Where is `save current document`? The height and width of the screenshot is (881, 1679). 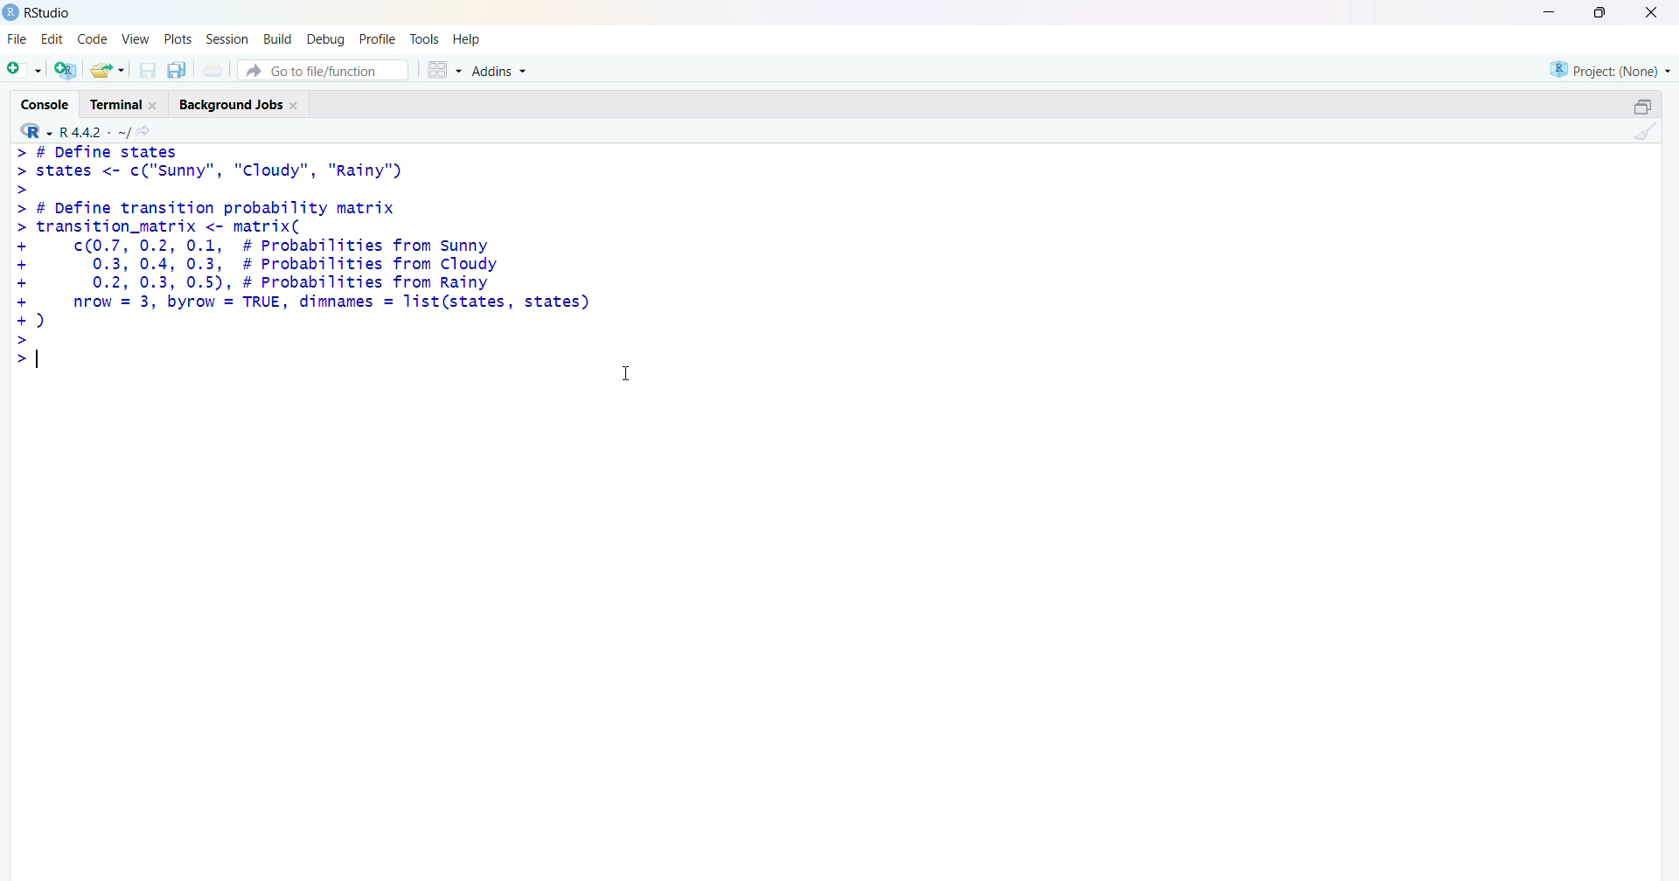
save current document is located at coordinates (148, 71).